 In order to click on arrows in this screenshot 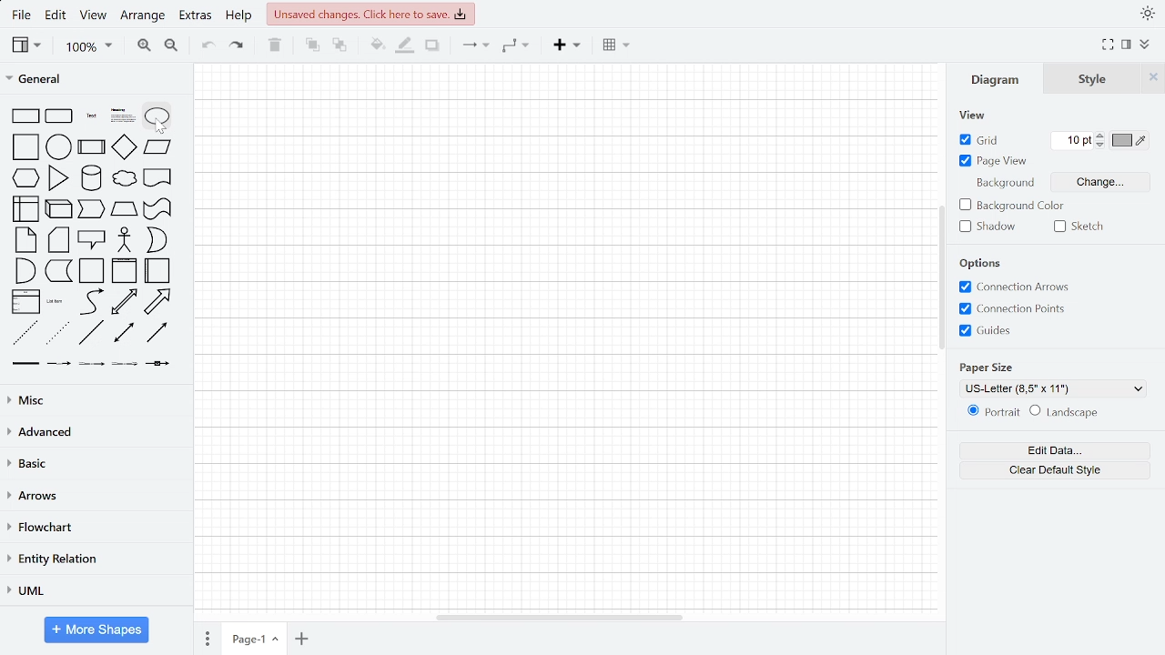, I will do `click(475, 45)`.